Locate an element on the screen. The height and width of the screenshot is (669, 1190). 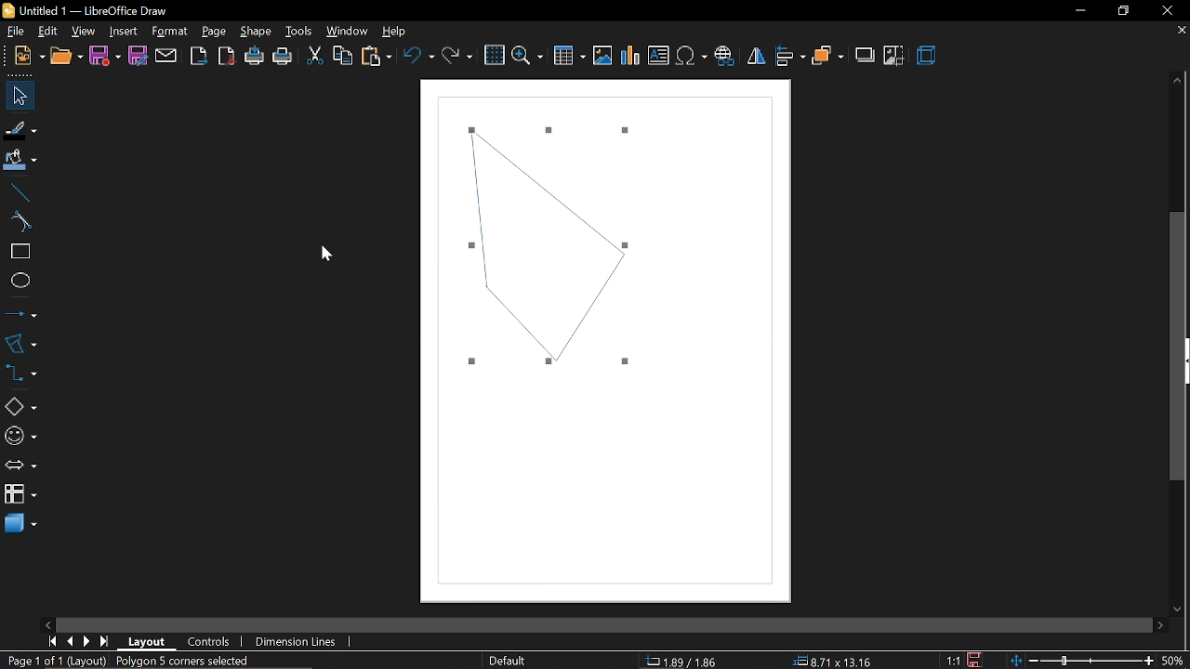
save is located at coordinates (105, 56).